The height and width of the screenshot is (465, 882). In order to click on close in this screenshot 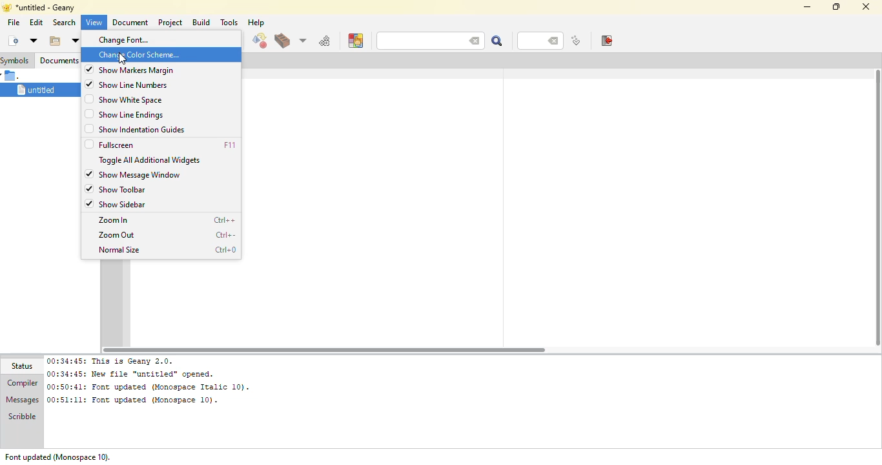, I will do `click(867, 6)`.